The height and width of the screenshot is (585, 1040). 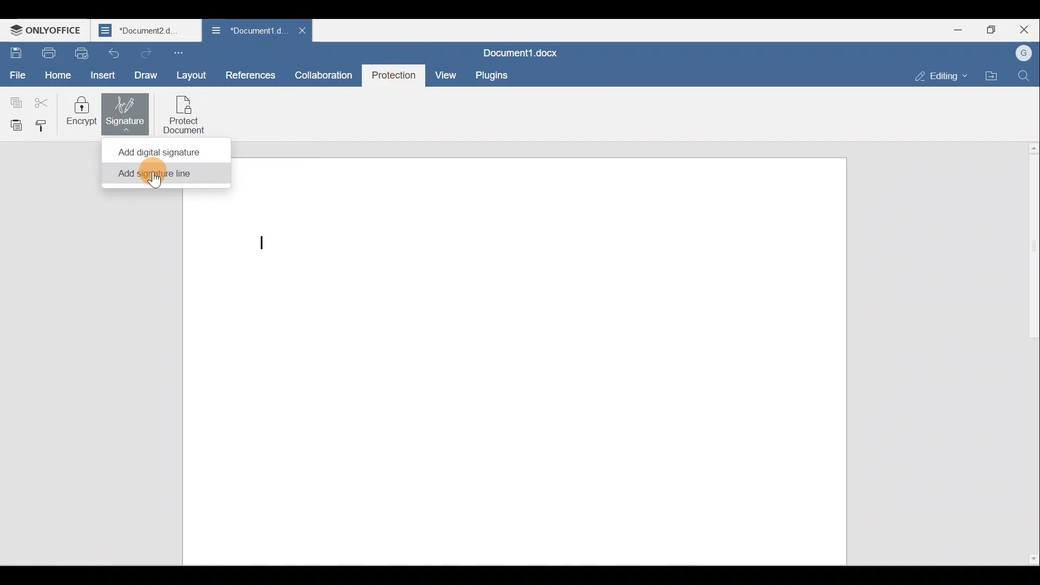 What do you see at coordinates (324, 75) in the screenshot?
I see `Collaboration` at bounding box center [324, 75].